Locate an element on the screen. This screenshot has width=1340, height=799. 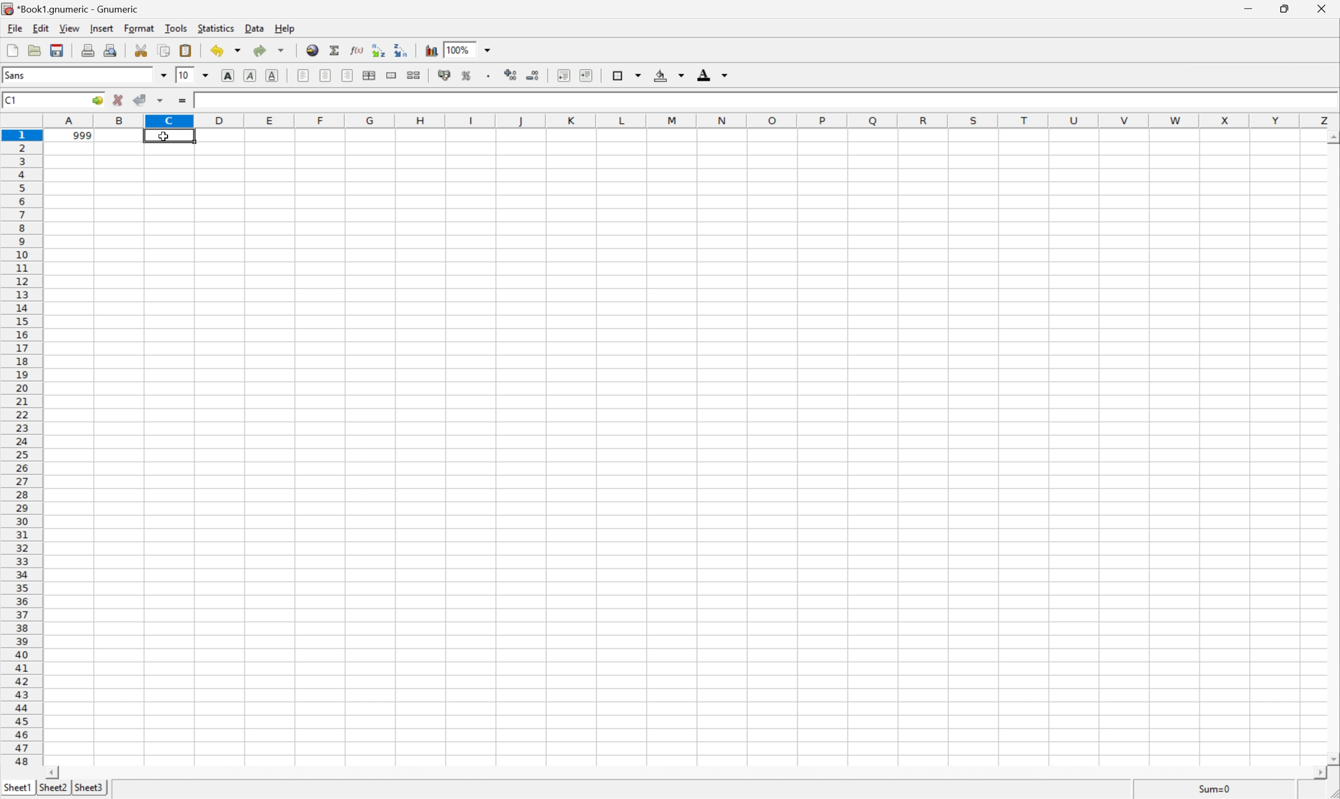
scroll left is located at coordinates (63, 772).